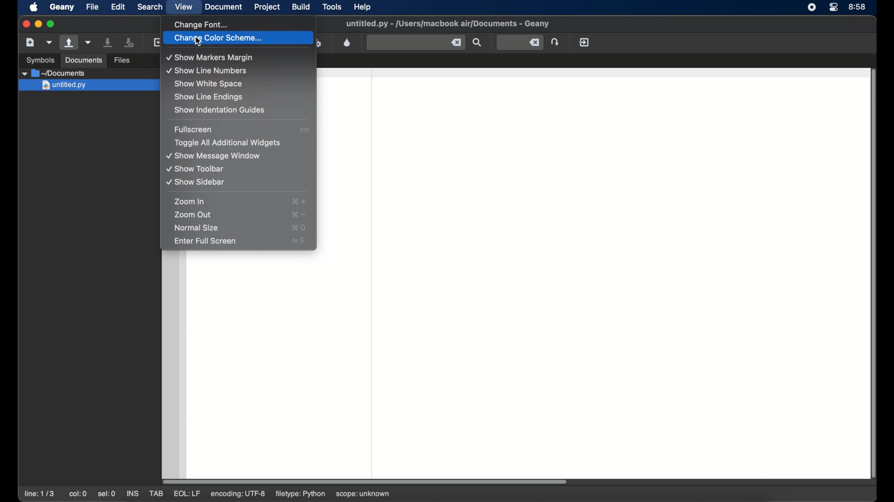  Describe the element at coordinates (108, 43) in the screenshot. I see `save the current file` at that location.